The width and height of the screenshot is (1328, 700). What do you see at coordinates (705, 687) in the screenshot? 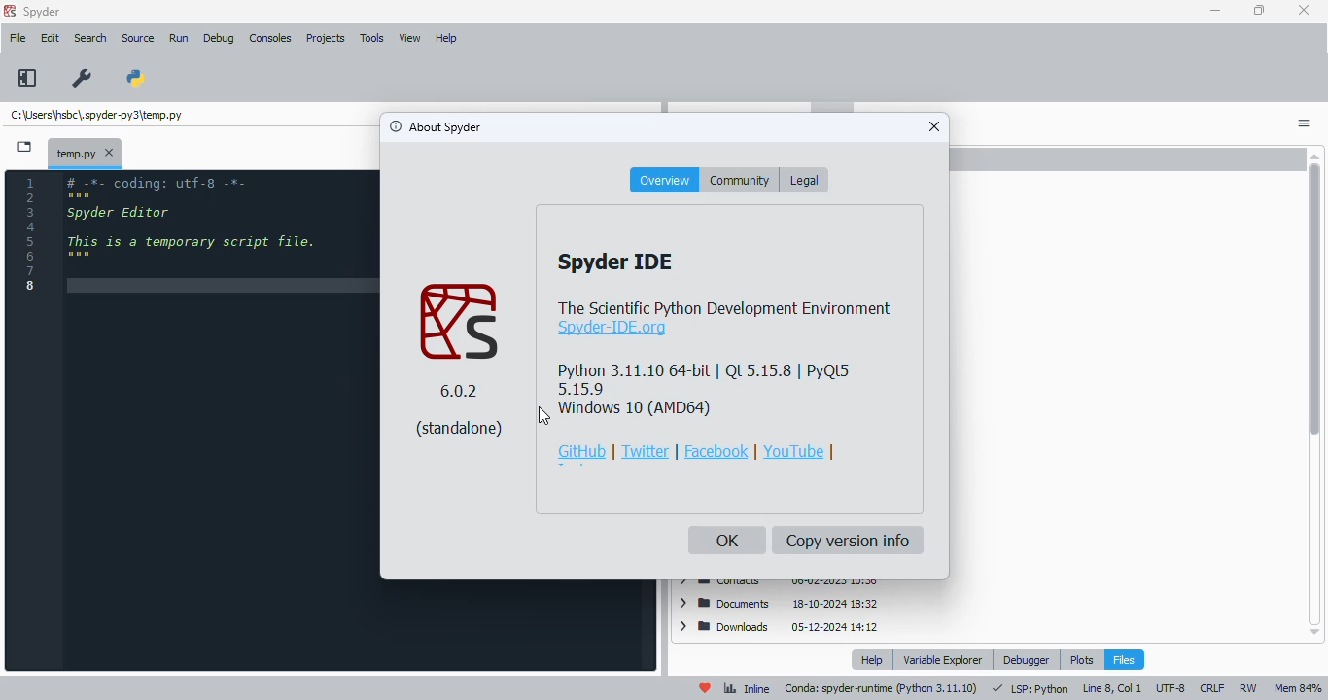
I see `help spyder!` at bounding box center [705, 687].